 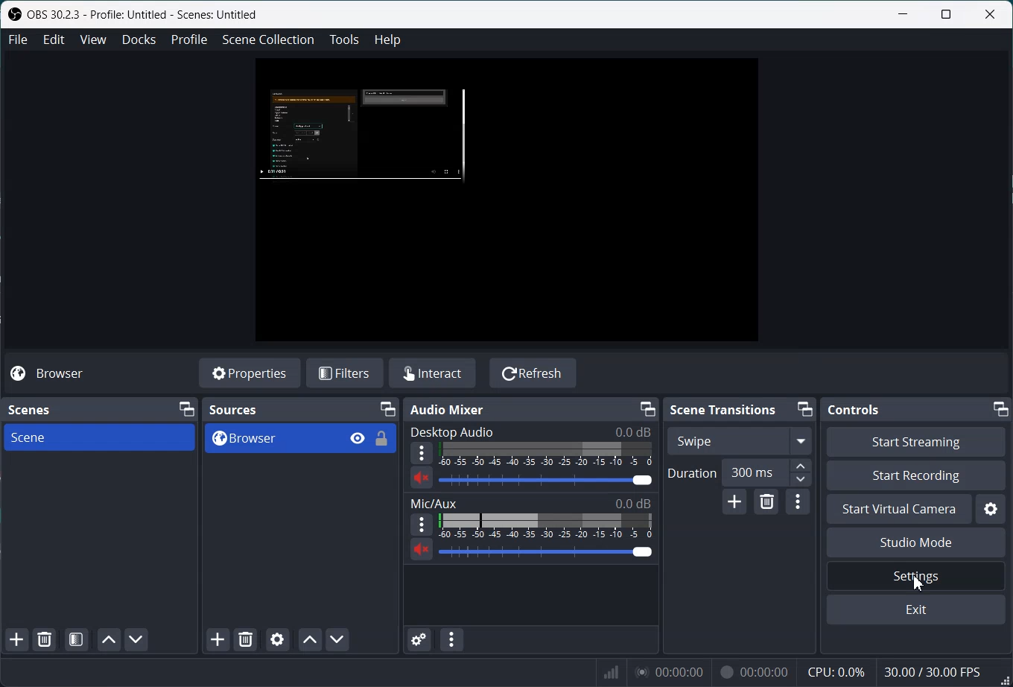 I want to click on 00:00:00, so click(x=669, y=670).